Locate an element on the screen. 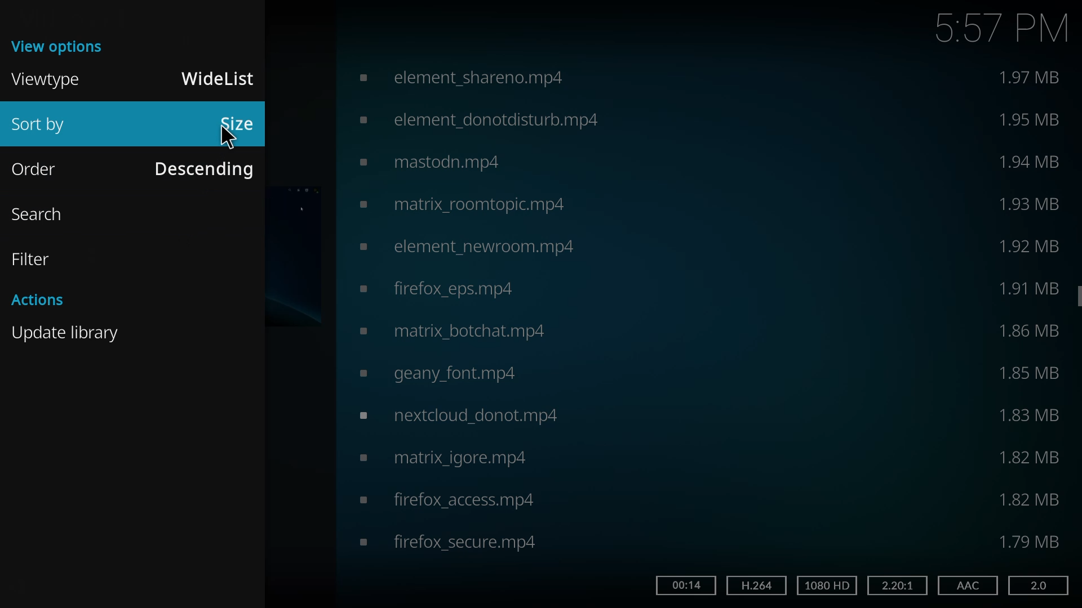 The width and height of the screenshot is (1082, 608). h is located at coordinates (755, 584).